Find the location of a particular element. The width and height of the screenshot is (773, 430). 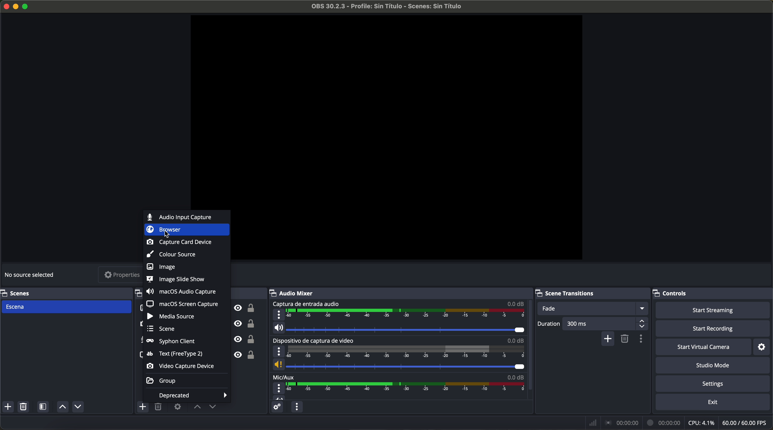

deprecated is located at coordinates (194, 396).